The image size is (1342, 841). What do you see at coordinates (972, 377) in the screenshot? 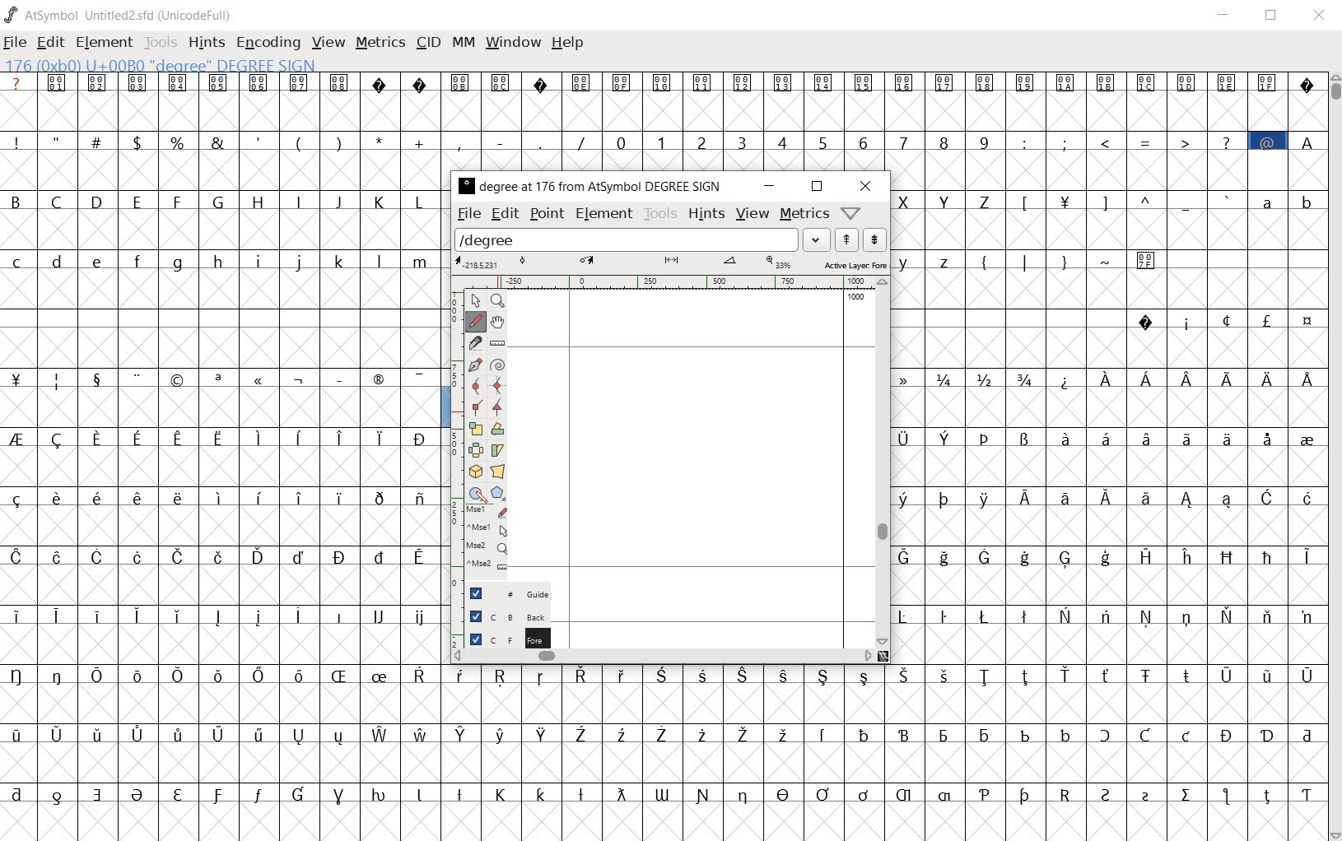
I see `fractions` at bounding box center [972, 377].